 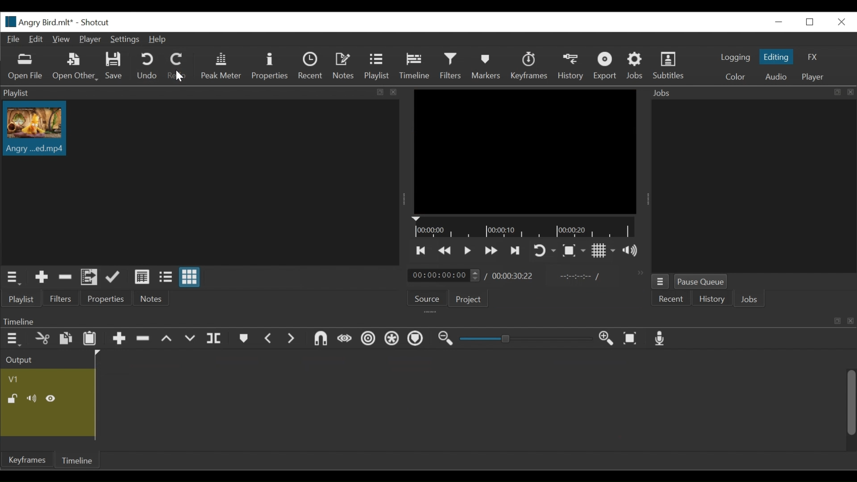 I want to click on Timeline, so click(x=428, y=320).